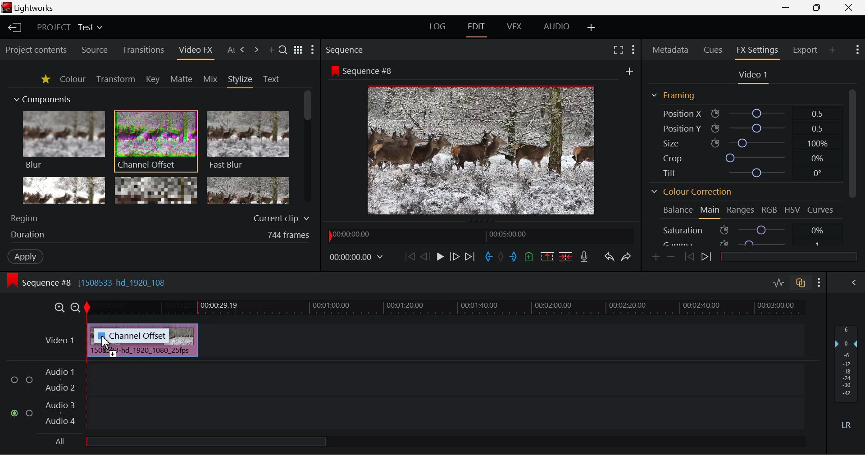 This screenshot has width=865, height=455. I want to click on Add Layout, so click(592, 29).